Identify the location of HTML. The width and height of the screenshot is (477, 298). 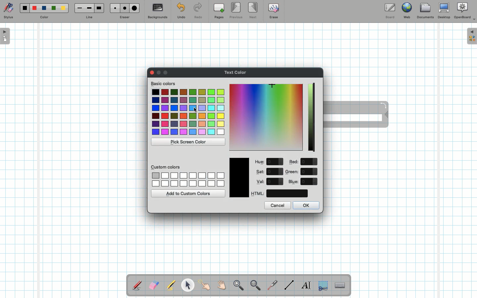
(258, 193).